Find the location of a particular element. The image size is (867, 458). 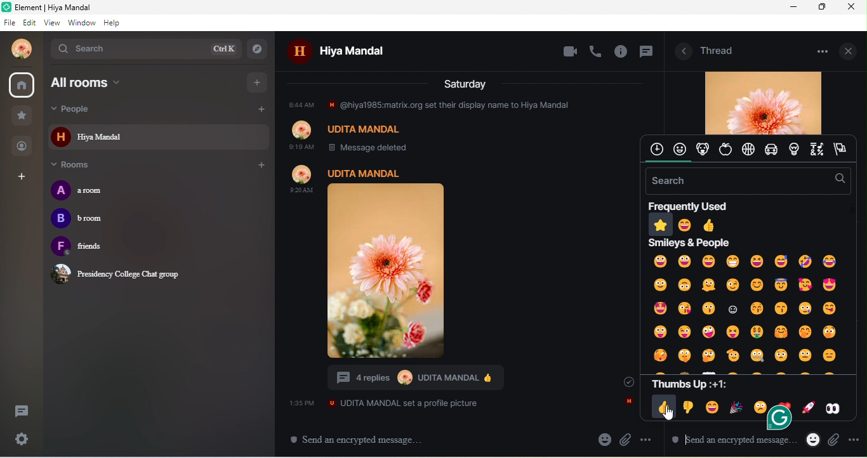

attachment is located at coordinates (626, 440).